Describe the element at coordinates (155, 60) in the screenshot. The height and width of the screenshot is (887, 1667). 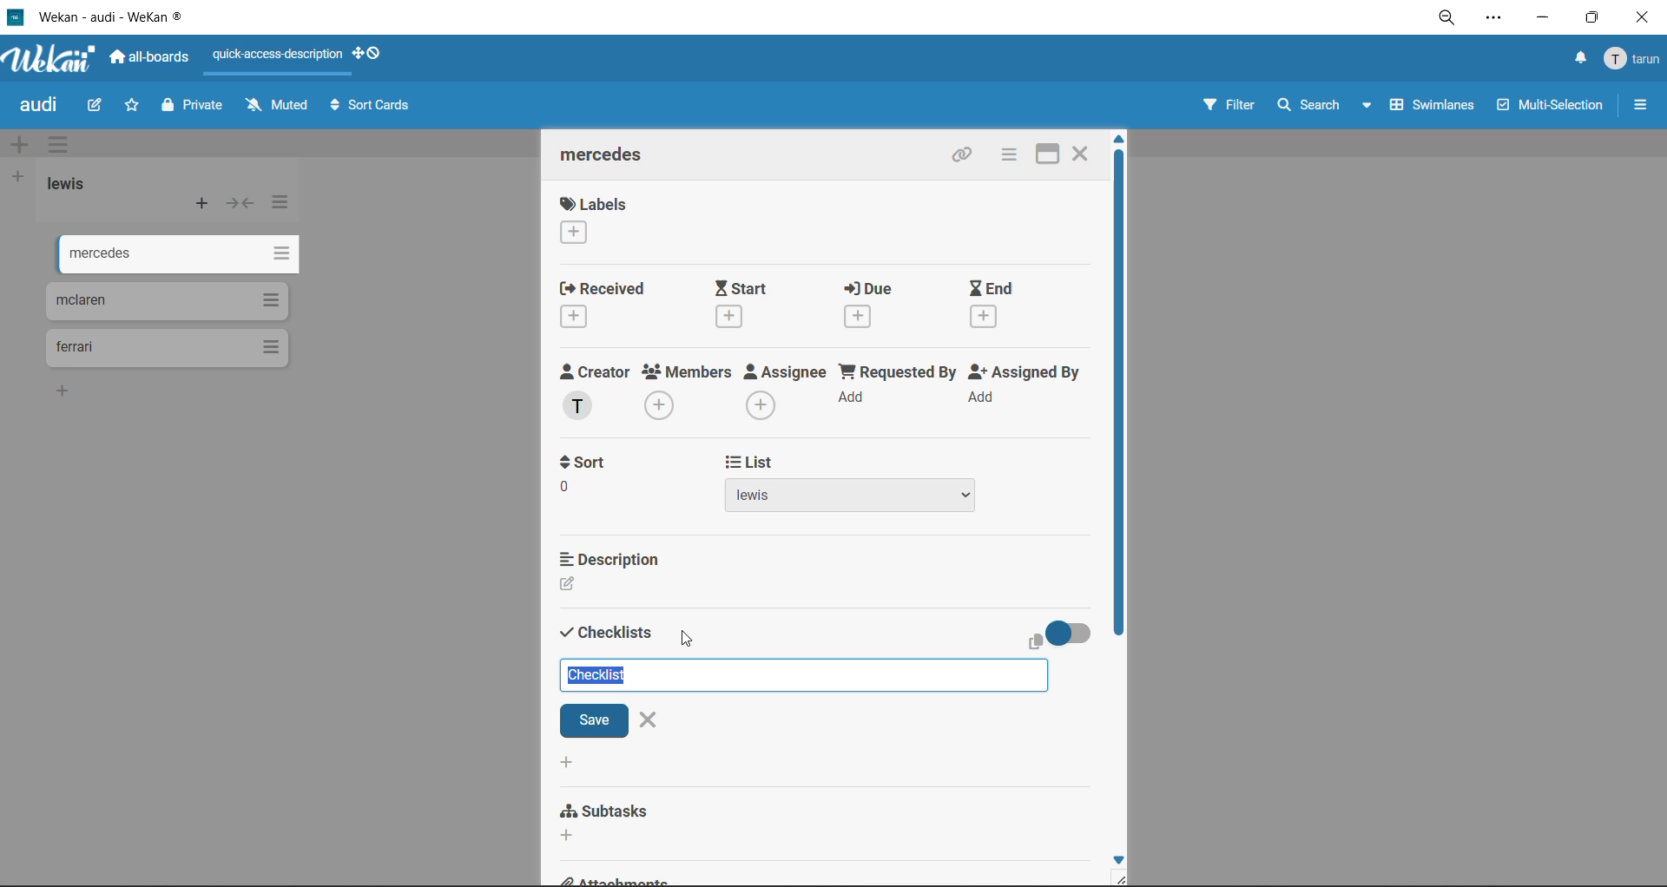
I see `all boards` at that location.